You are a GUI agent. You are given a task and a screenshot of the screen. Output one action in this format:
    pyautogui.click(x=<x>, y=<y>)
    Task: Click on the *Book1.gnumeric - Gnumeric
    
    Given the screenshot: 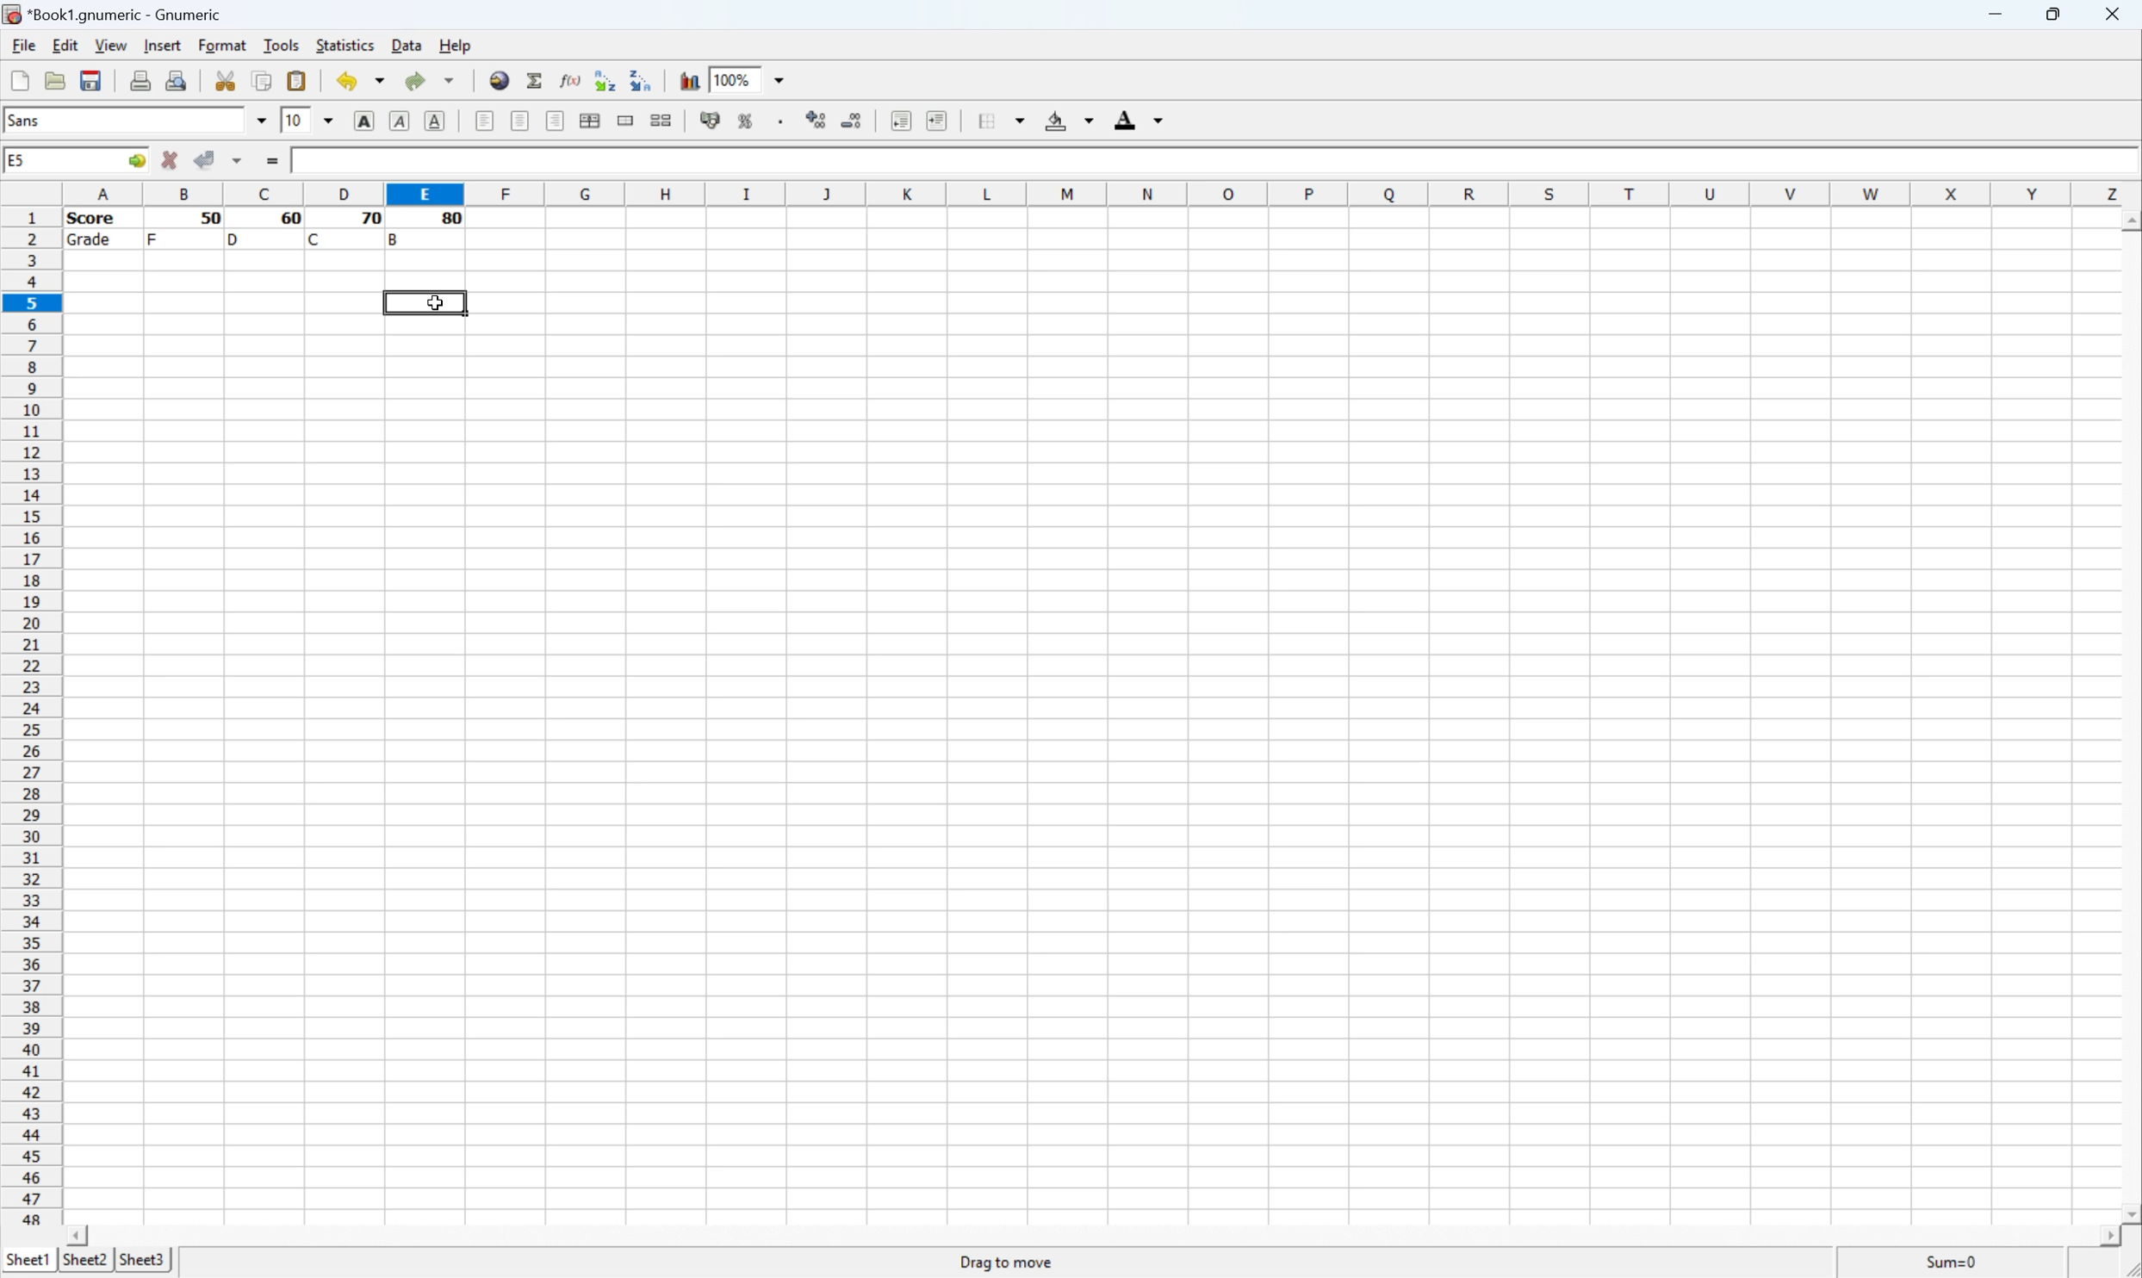 What is the action you would take?
    pyautogui.click(x=115, y=13)
    